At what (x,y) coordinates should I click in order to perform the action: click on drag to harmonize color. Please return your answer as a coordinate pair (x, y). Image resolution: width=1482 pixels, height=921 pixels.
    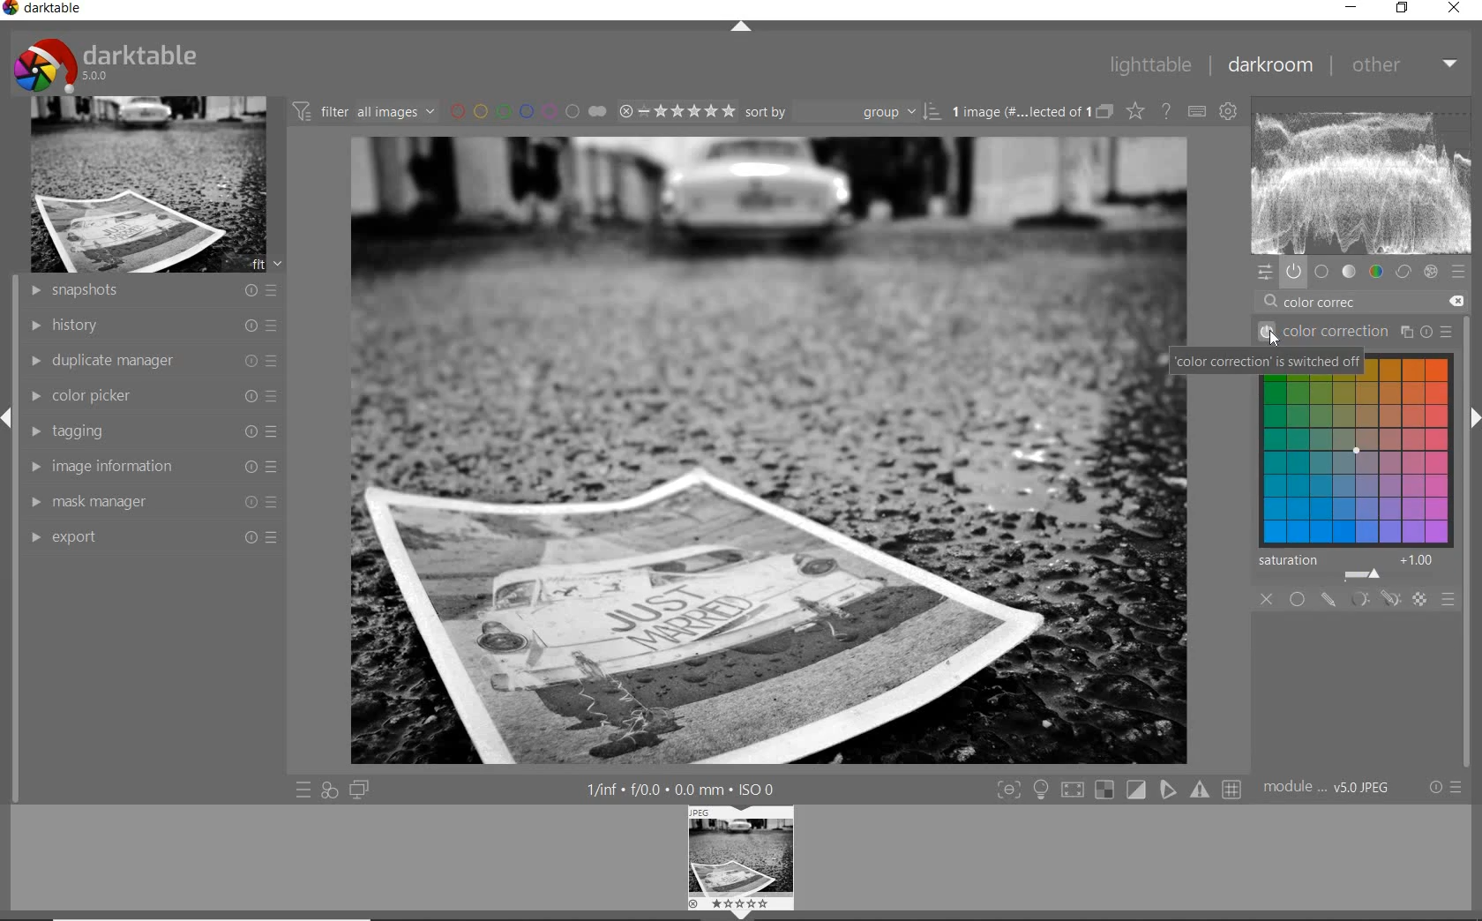
    Looking at the image, I should click on (1358, 454).